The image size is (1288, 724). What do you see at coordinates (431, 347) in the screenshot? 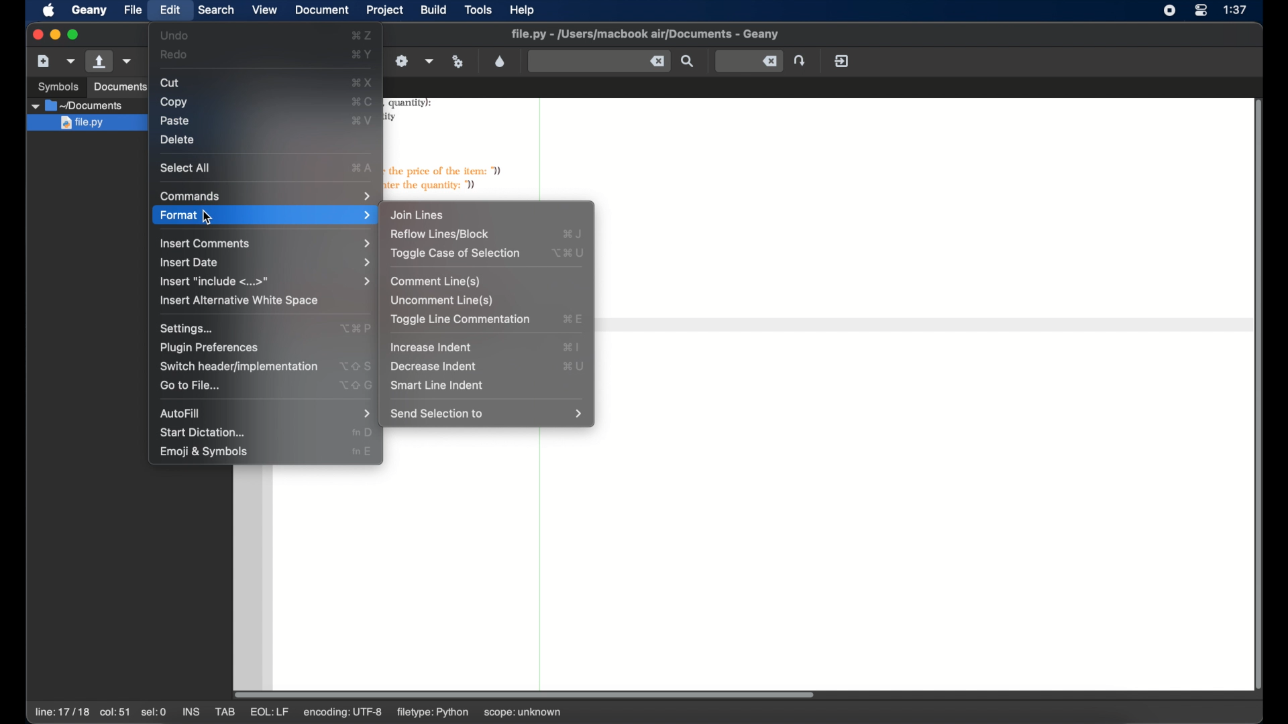
I see `increase indent` at bounding box center [431, 347].